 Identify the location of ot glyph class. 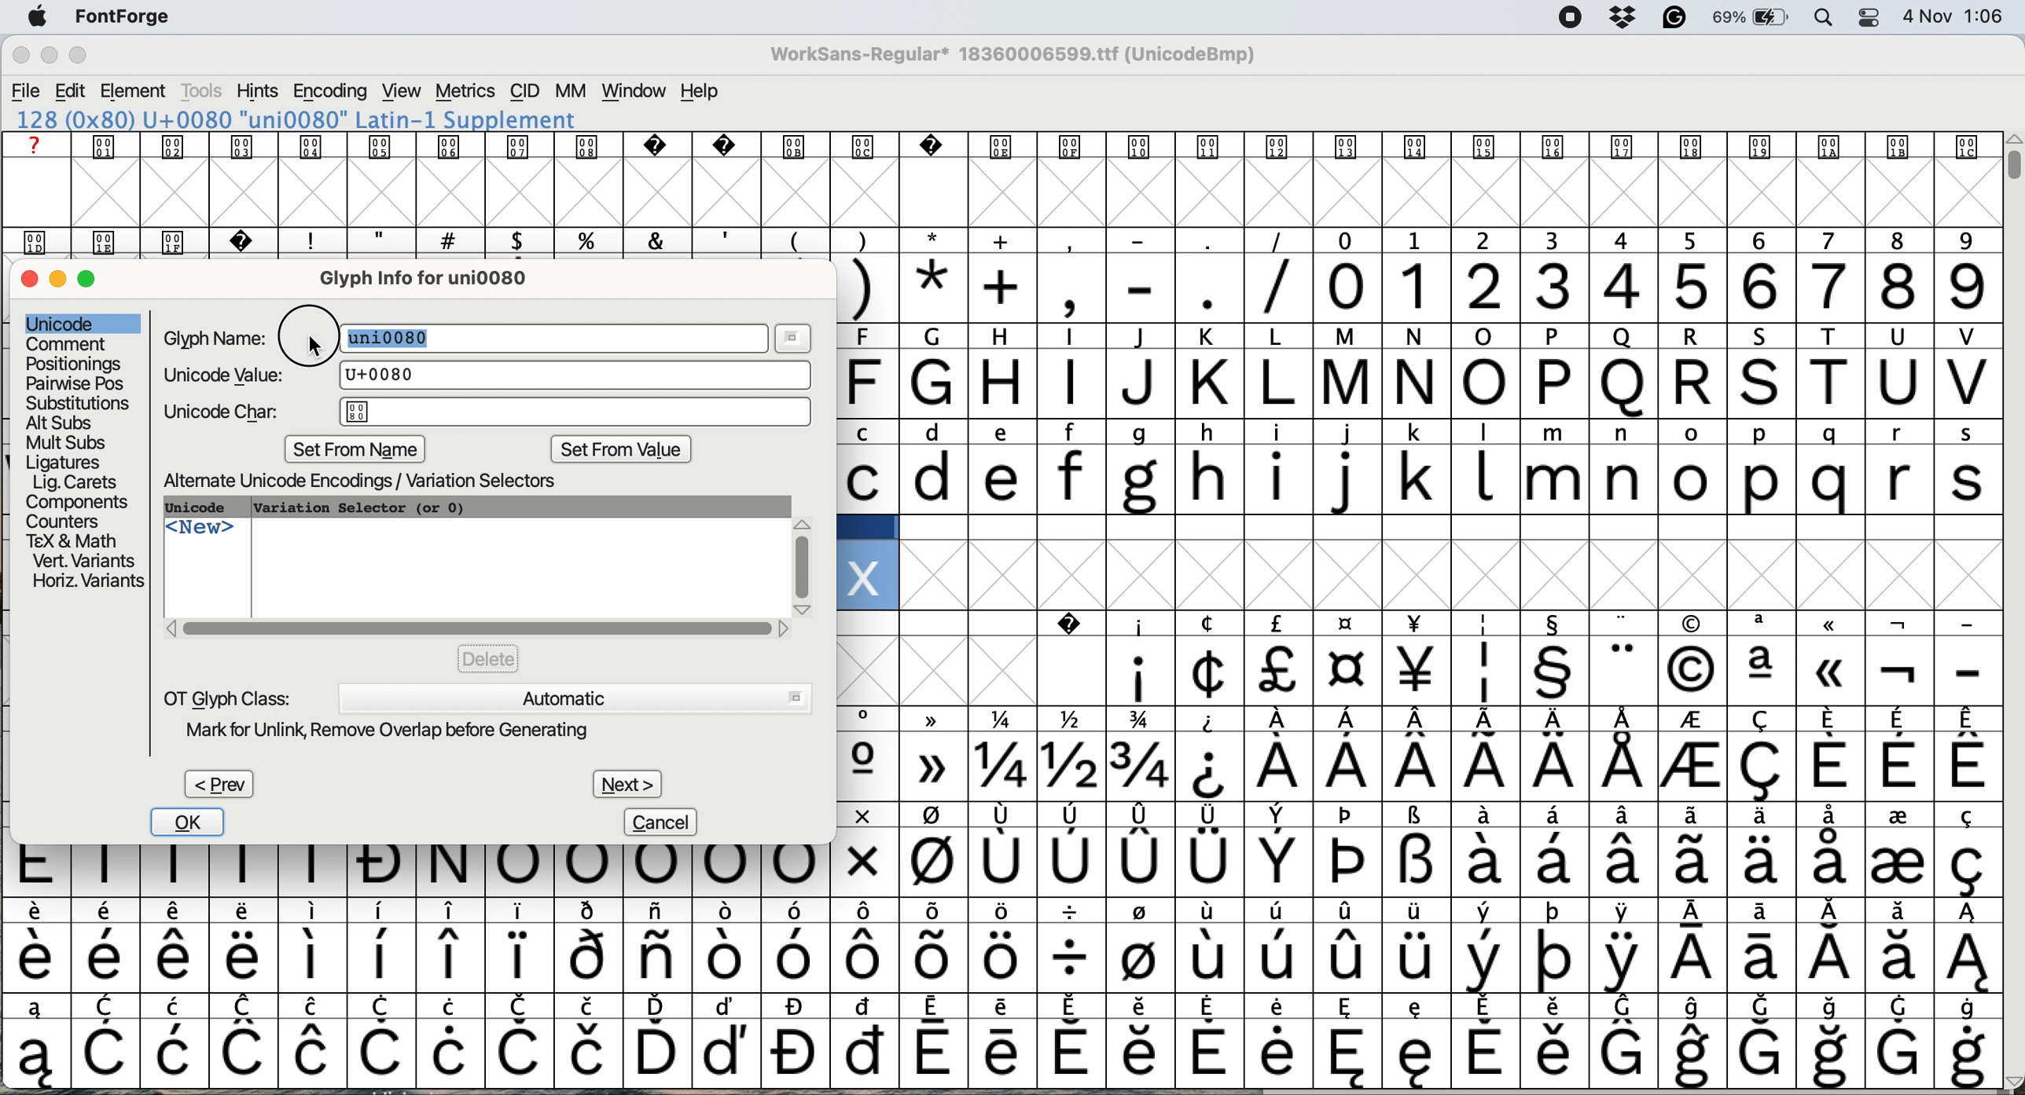
(228, 697).